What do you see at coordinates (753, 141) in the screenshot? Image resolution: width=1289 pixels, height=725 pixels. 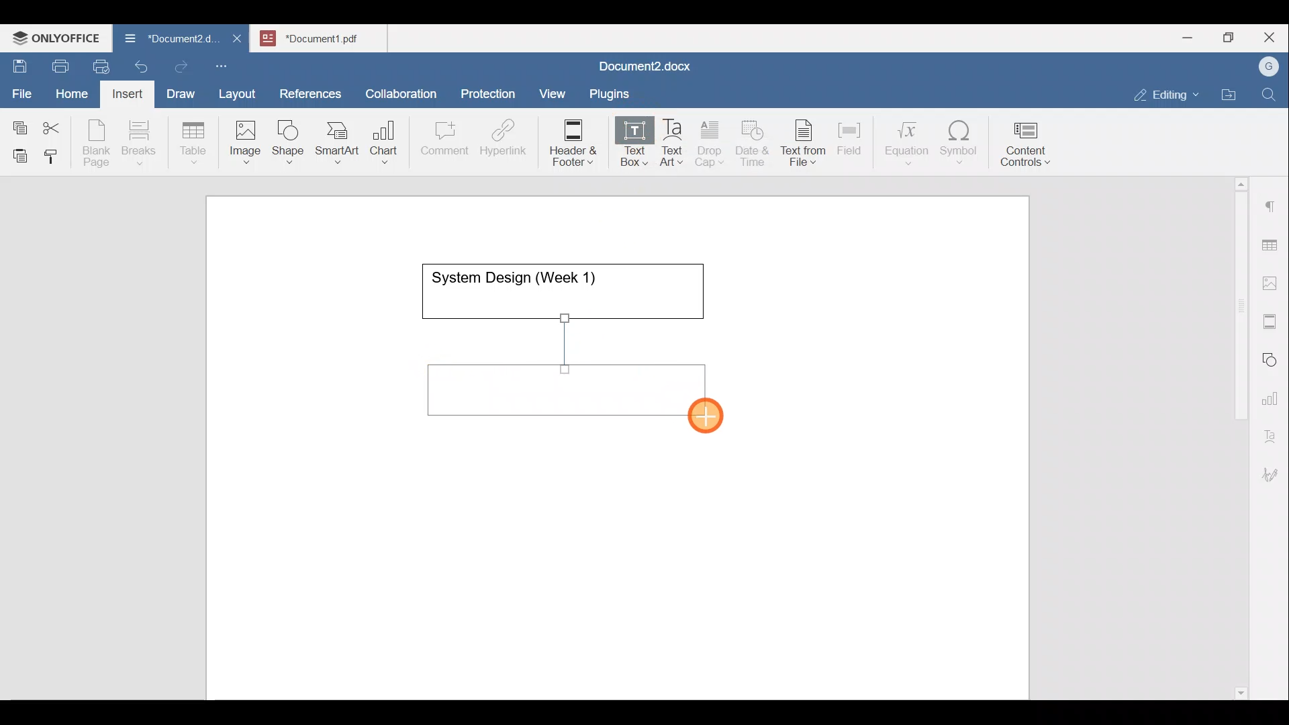 I see `Date & time` at bounding box center [753, 141].